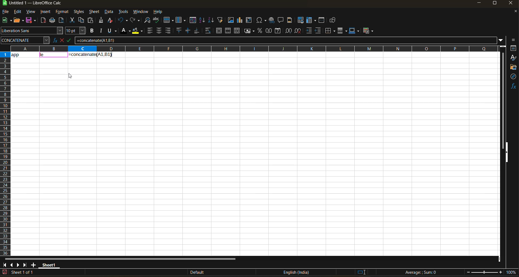 Image resolution: width=519 pixels, height=277 pixels. Describe the element at coordinates (5, 272) in the screenshot. I see `click to save` at that location.